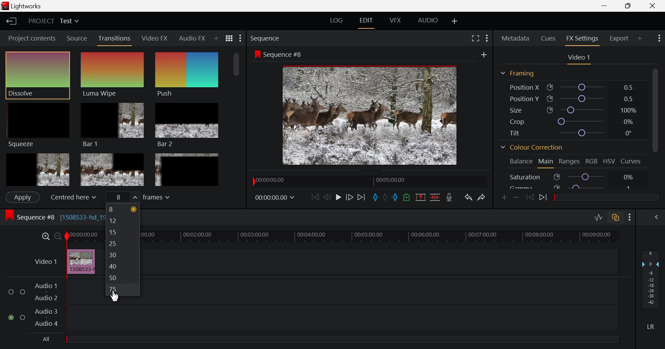 This screenshot has width=665, height=349. Describe the element at coordinates (630, 218) in the screenshot. I see `Show Settings` at that location.